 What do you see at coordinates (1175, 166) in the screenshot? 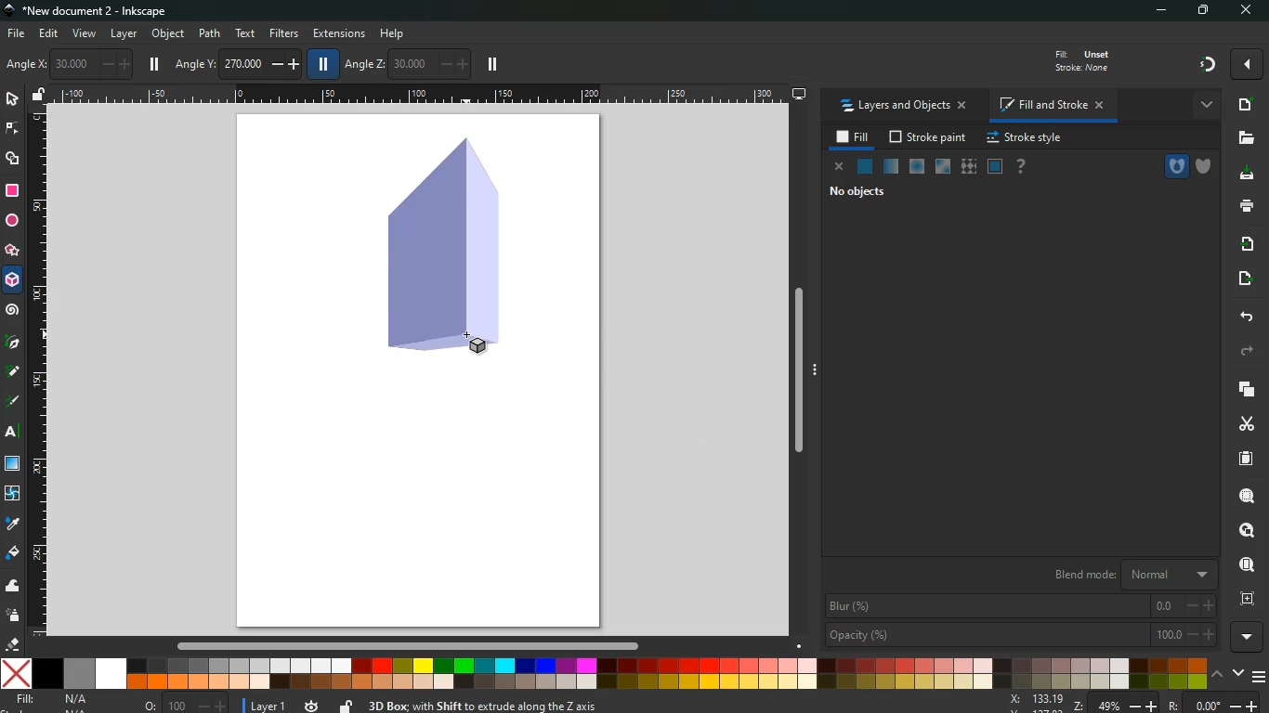
I see `hole` at bounding box center [1175, 166].